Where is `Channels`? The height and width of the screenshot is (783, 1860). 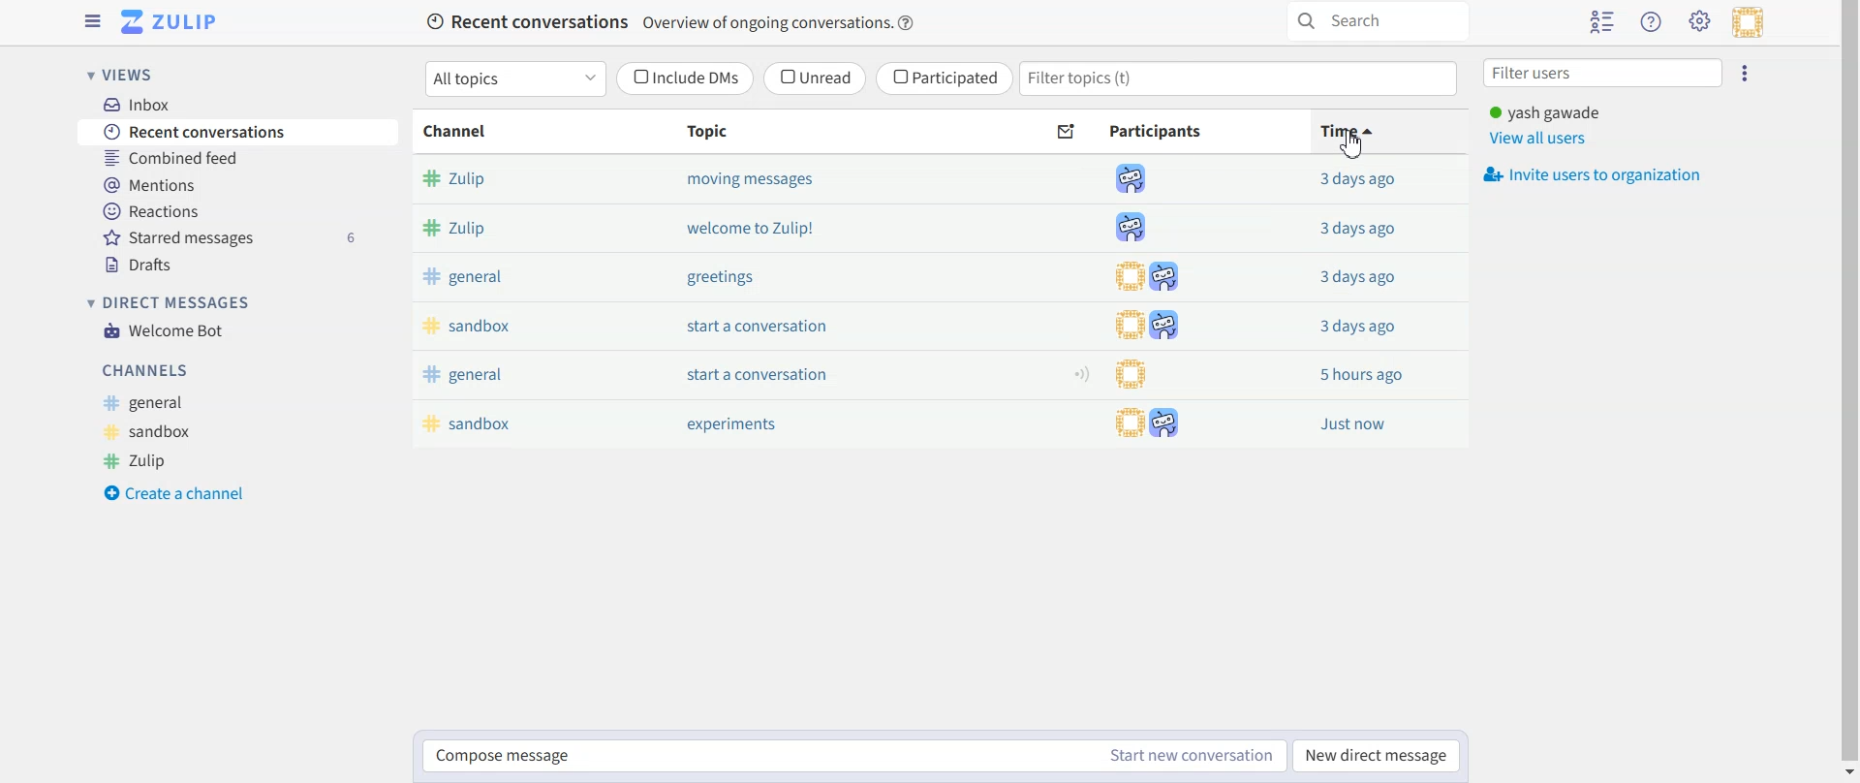 Channels is located at coordinates (143, 370).